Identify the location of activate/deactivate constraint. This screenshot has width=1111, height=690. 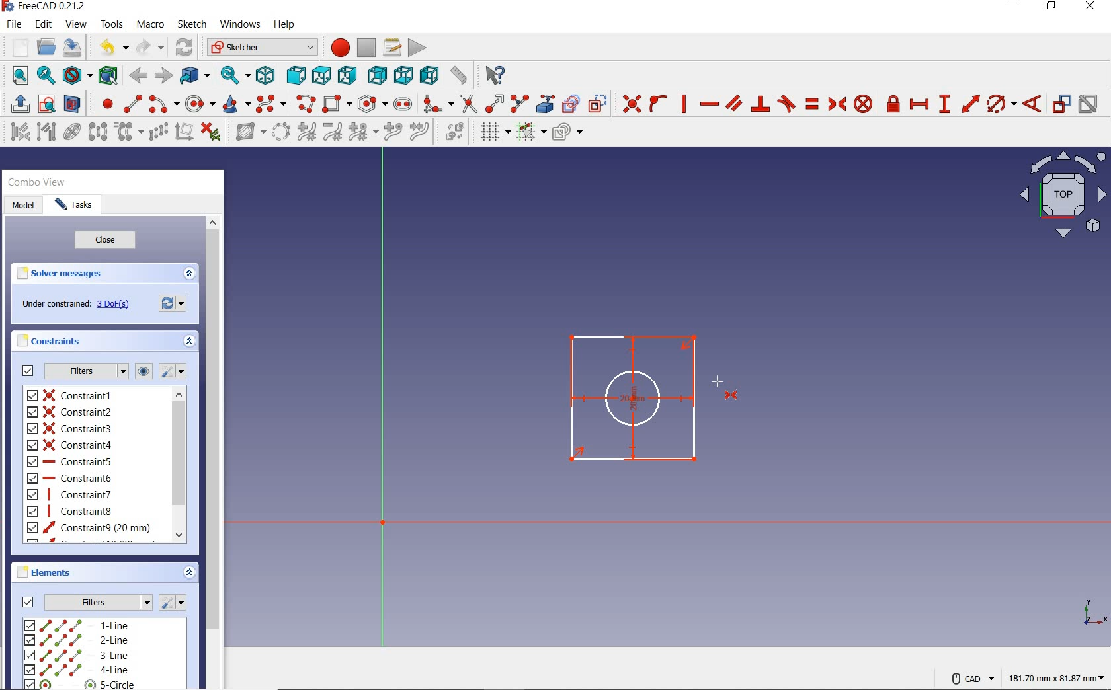
(1089, 104).